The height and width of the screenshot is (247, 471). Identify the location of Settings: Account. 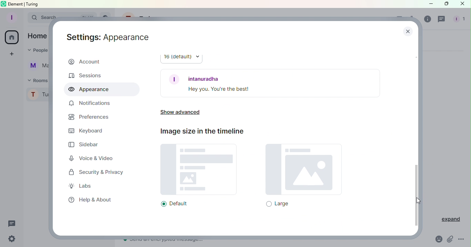
(109, 36).